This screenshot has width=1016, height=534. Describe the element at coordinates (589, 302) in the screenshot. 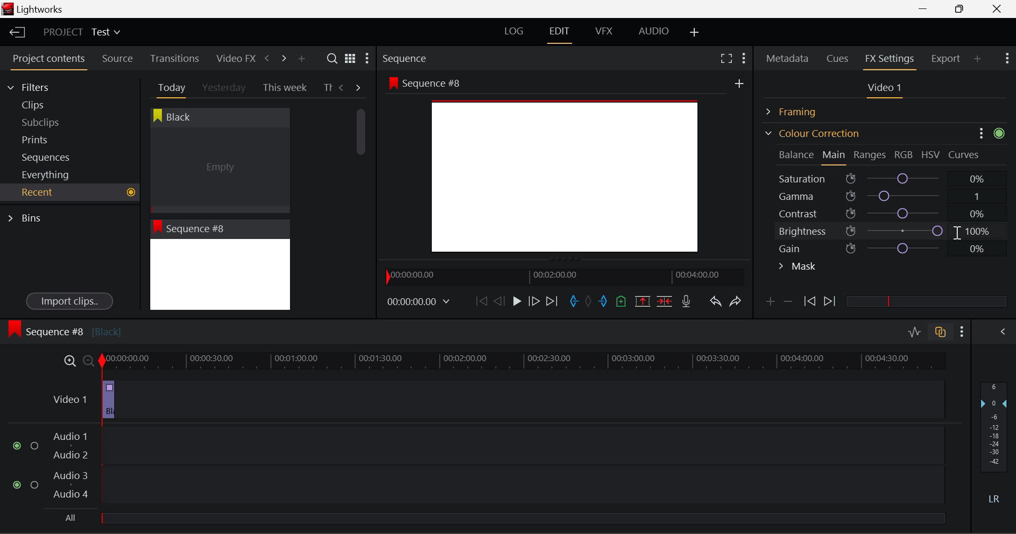

I see `Remove All Marks` at that location.